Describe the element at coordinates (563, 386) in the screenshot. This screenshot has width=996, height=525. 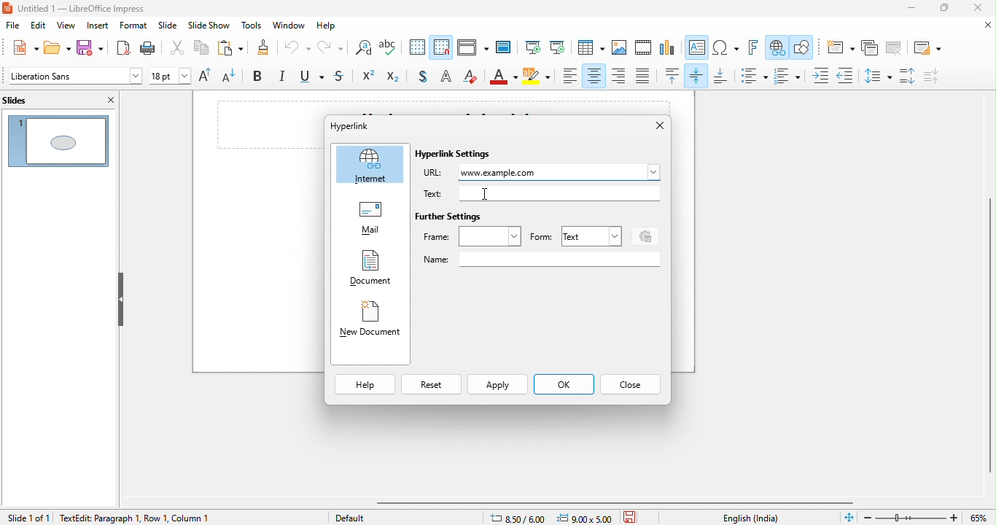
I see `ok` at that location.